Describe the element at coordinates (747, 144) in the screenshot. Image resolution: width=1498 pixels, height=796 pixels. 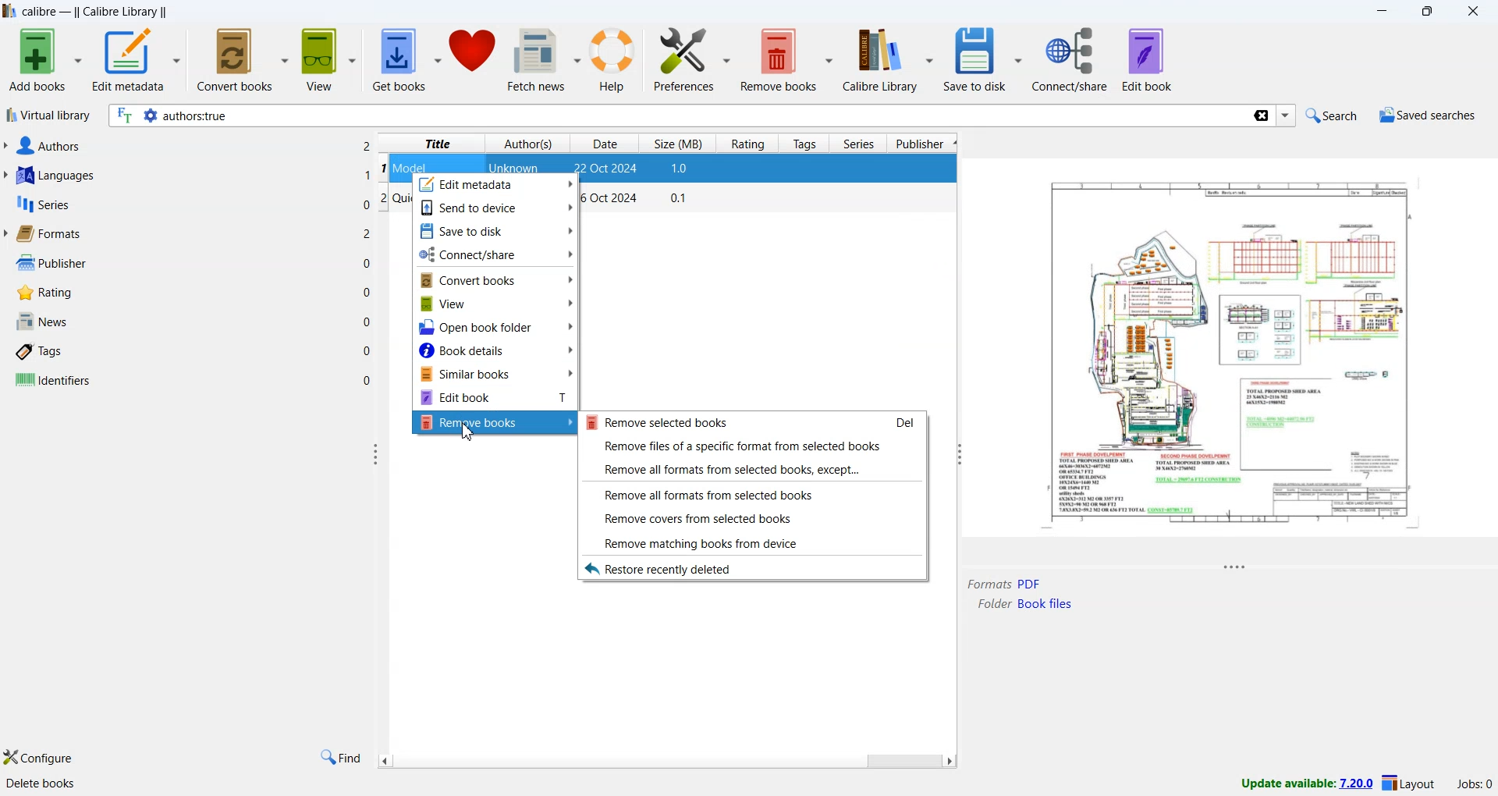
I see `rating` at that location.